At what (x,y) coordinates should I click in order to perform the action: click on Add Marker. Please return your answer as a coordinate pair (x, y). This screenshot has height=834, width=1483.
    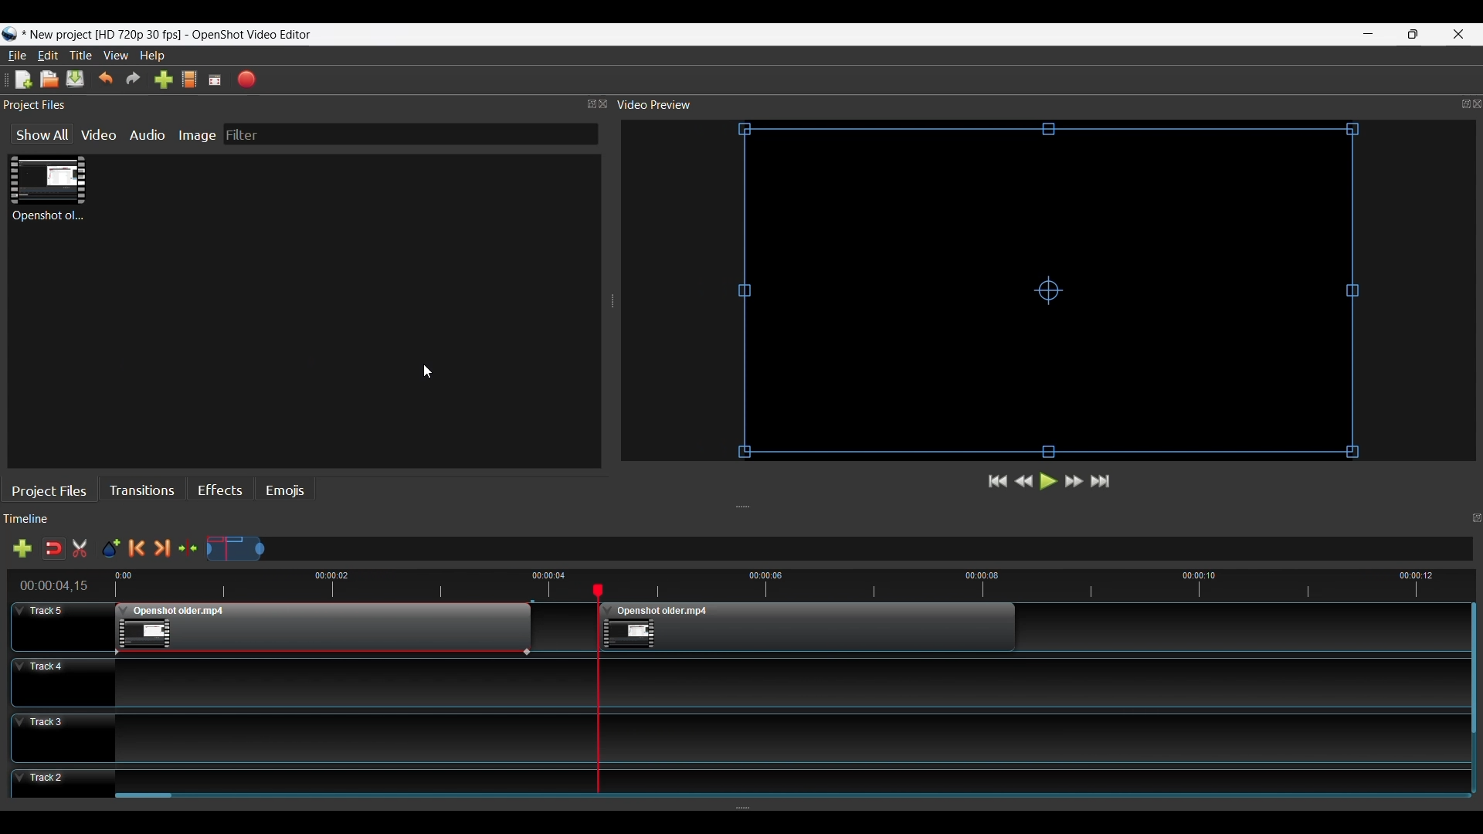
    Looking at the image, I should click on (110, 549).